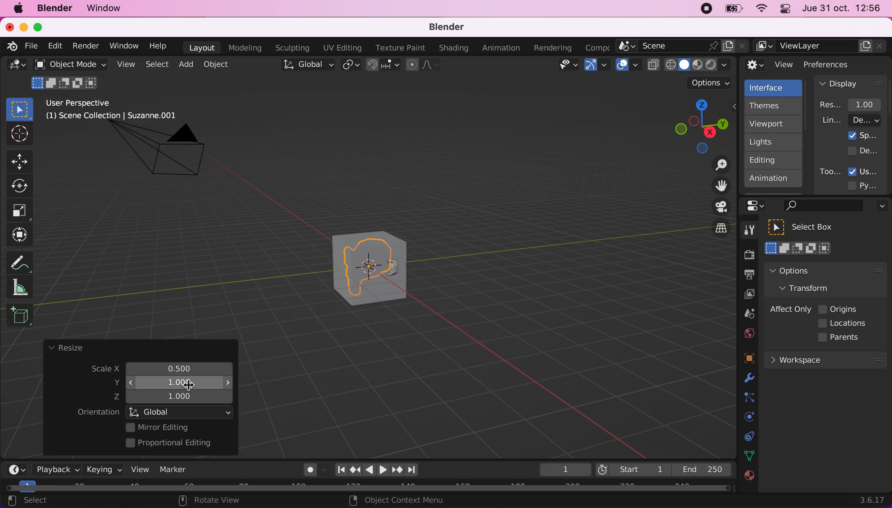 The image size is (892, 508). What do you see at coordinates (632, 469) in the screenshot?
I see `start 1` at bounding box center [632, 469].